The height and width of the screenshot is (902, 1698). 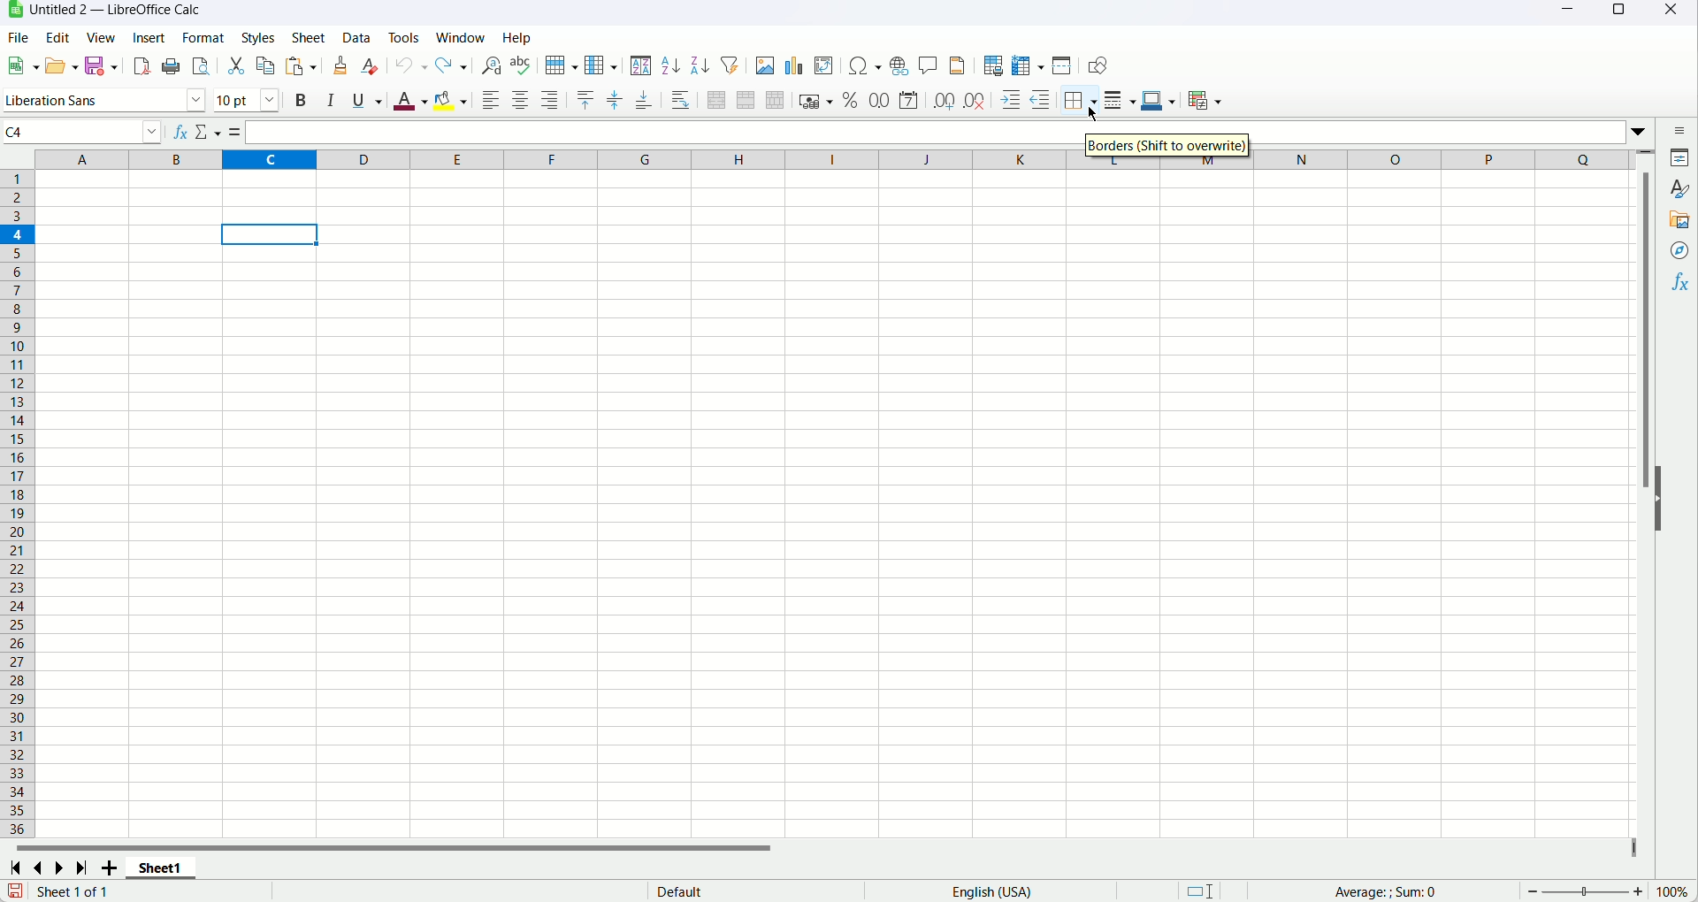 I want to click on Sidebar settings, so click(x=1673, y=130).